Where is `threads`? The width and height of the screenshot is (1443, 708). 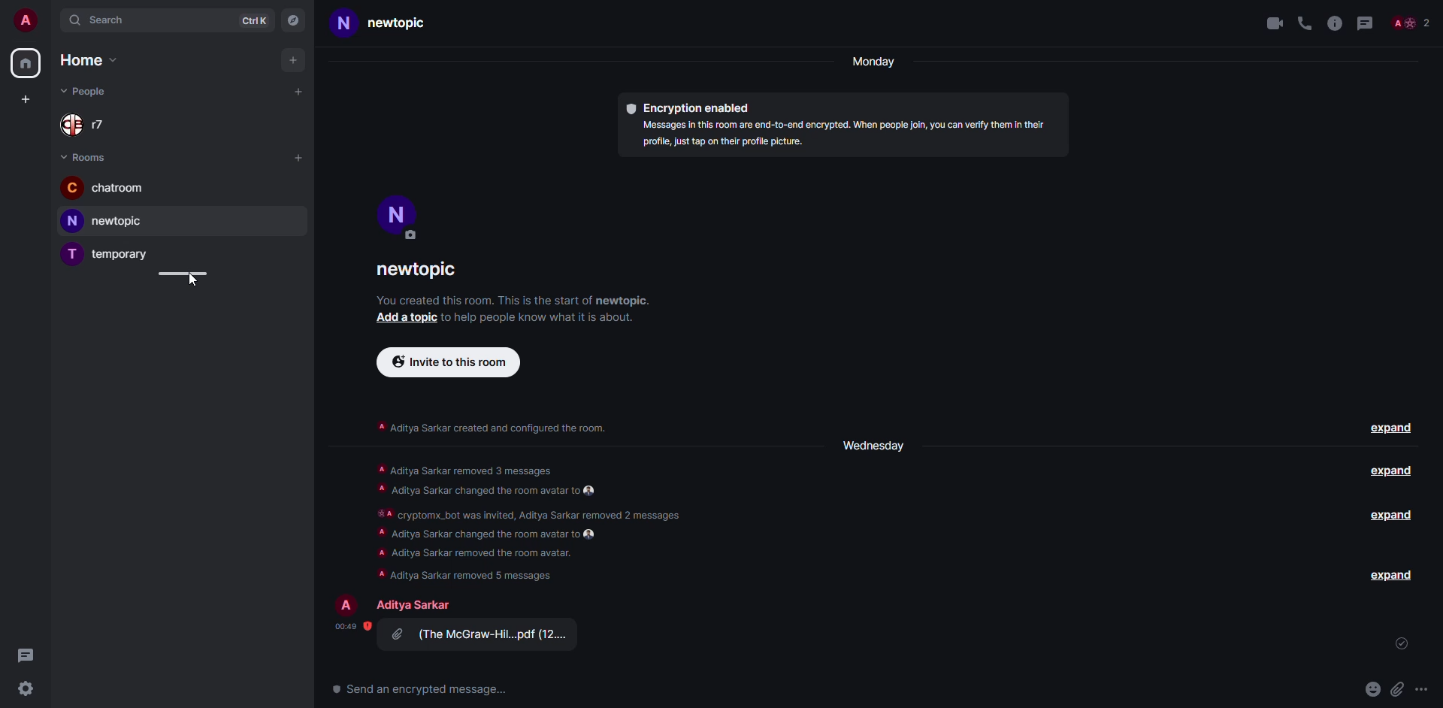
threads is located at coordinates (23, 653).